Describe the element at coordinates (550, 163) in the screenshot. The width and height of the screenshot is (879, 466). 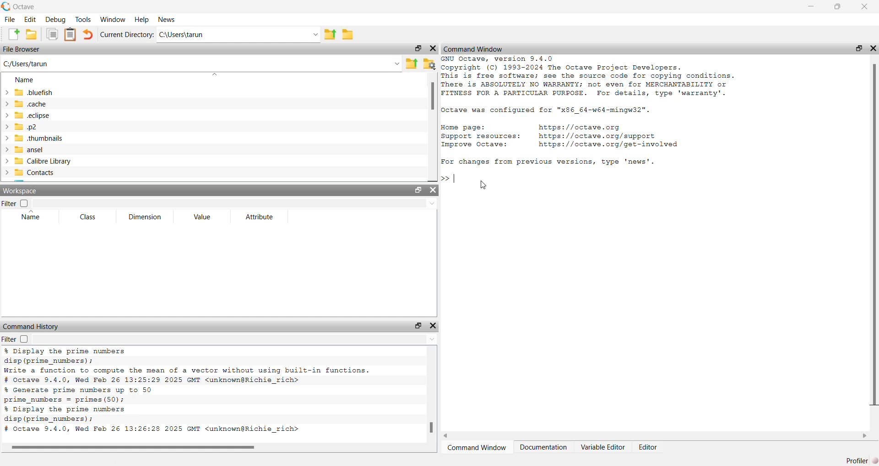
I see `For changes from previous versions, type 'news'.` at that location.